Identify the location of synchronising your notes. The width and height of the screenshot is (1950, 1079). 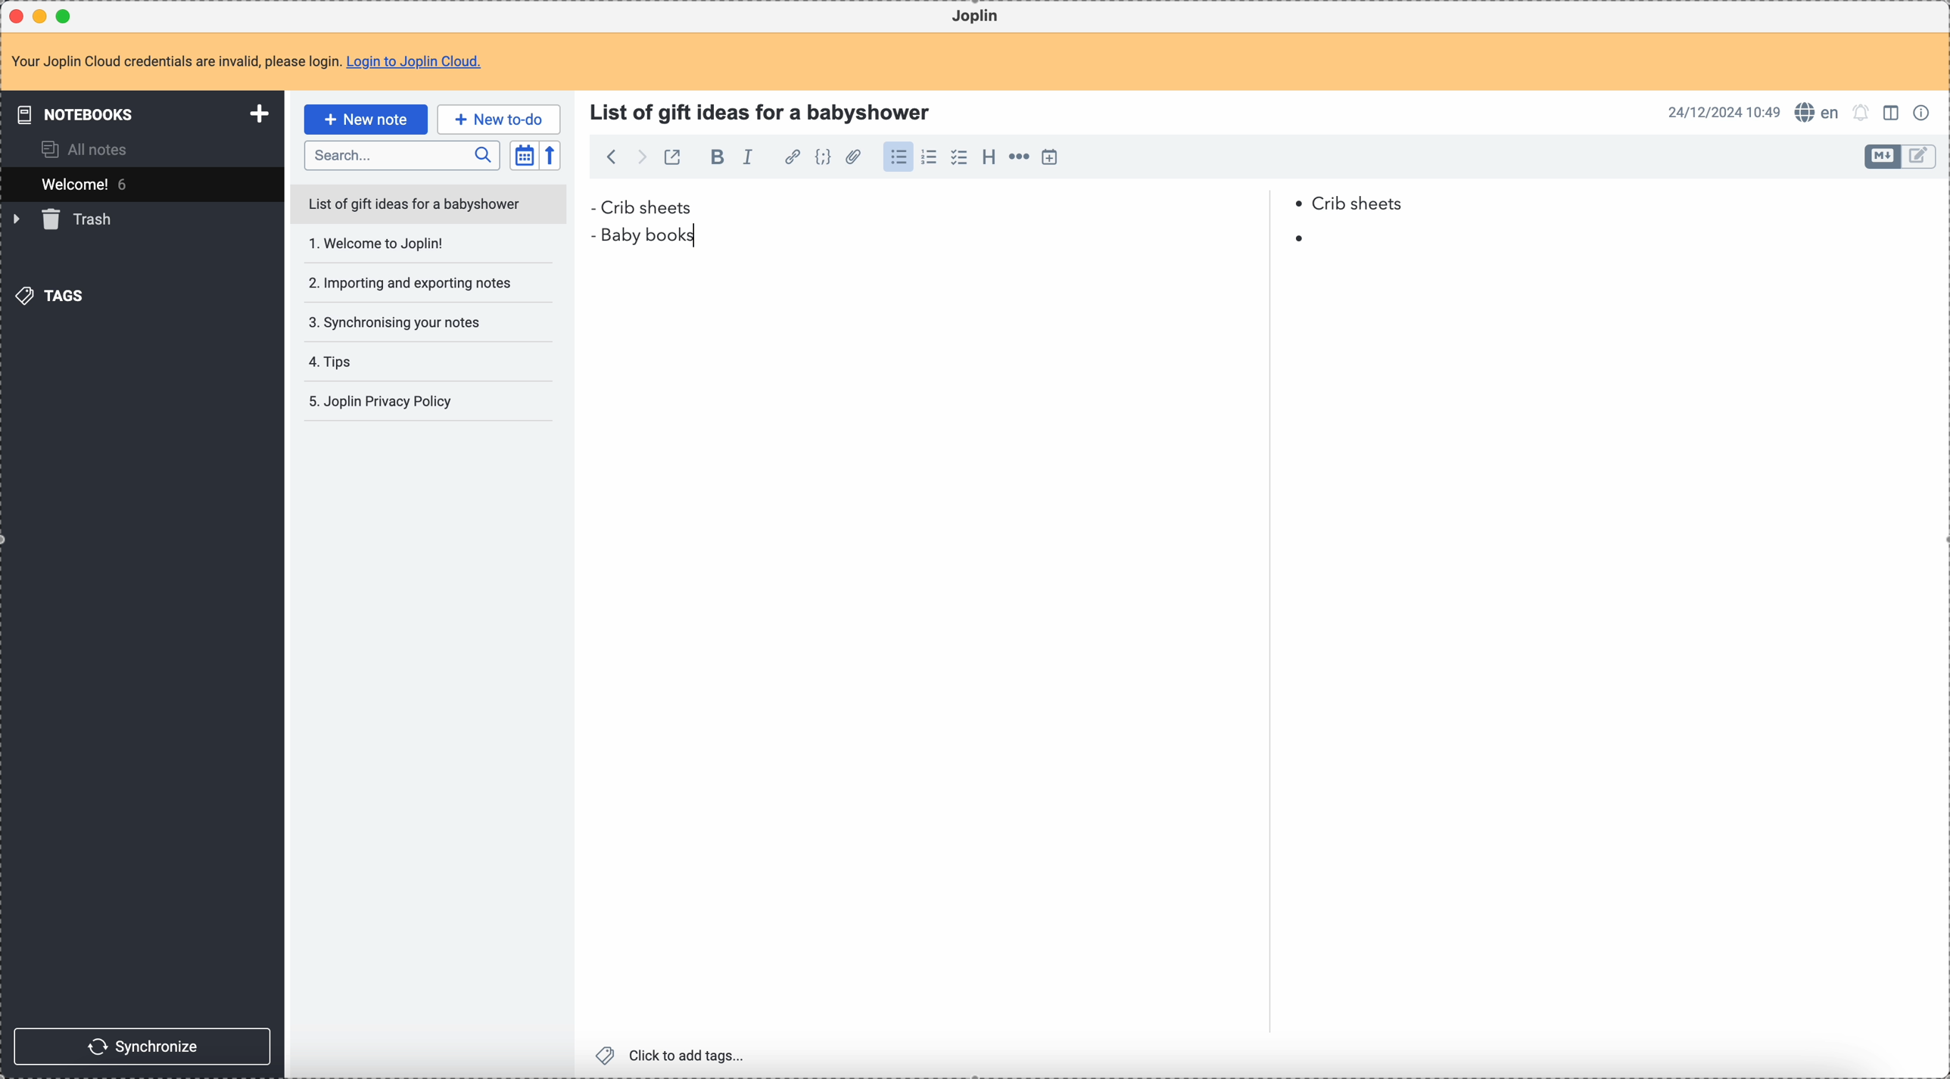
(407, 323).